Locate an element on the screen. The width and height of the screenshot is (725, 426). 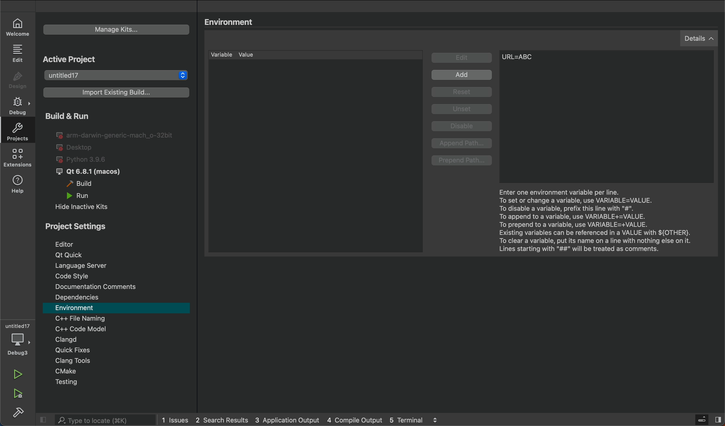
Environment is located at coordinates (233, 21).